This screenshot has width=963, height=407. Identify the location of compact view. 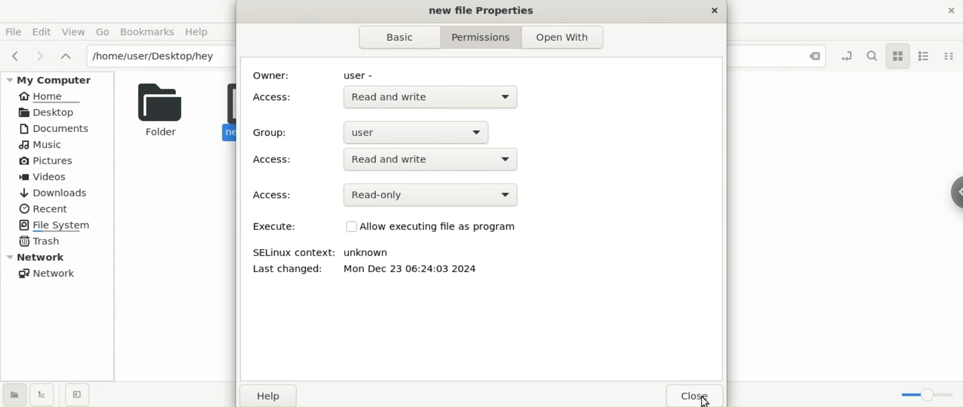
(948, 53).